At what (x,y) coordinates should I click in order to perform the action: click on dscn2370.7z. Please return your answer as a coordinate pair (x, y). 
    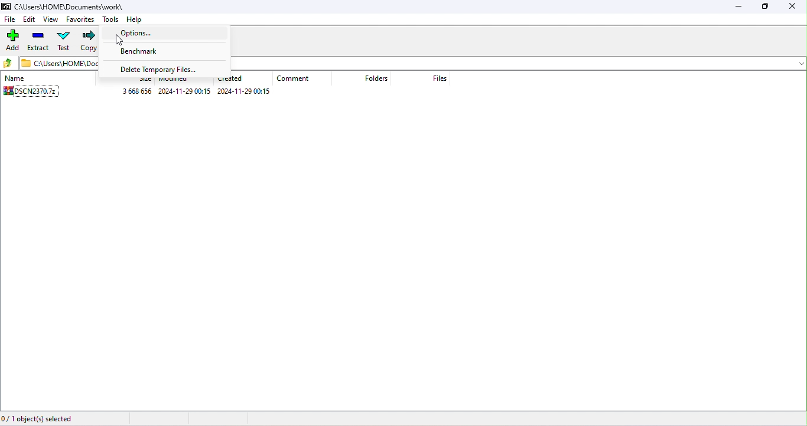
    Looking at the image, I should click on (30, 94).